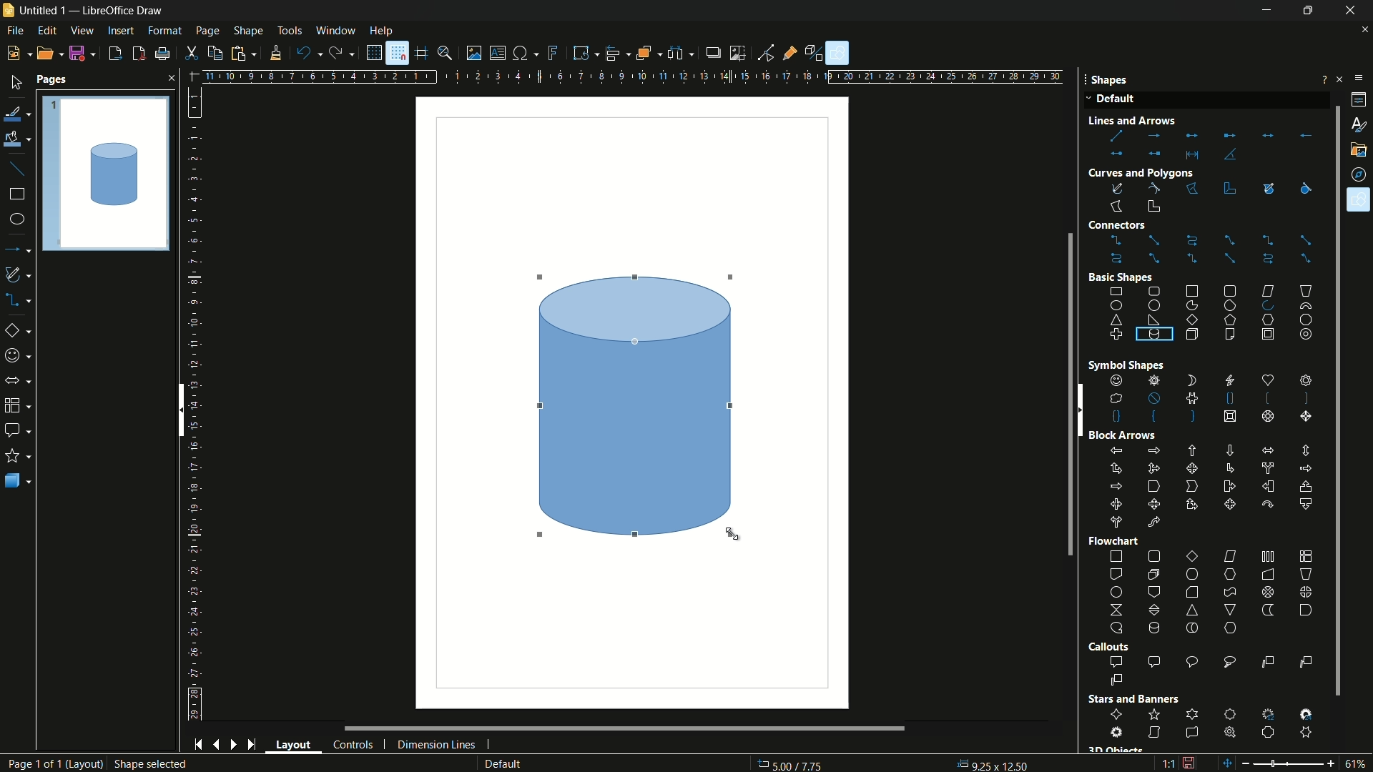 The height and width of the screenshot is (772, 1373). Describe the element at coordinates (16, 139) in the screenshot. I see `fill color` at that location.